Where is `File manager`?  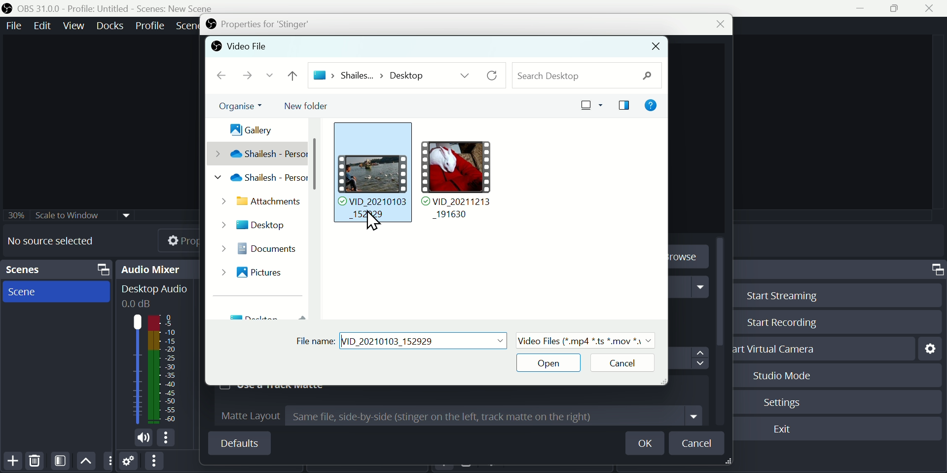 File manager is located at coordinates (432, 190).